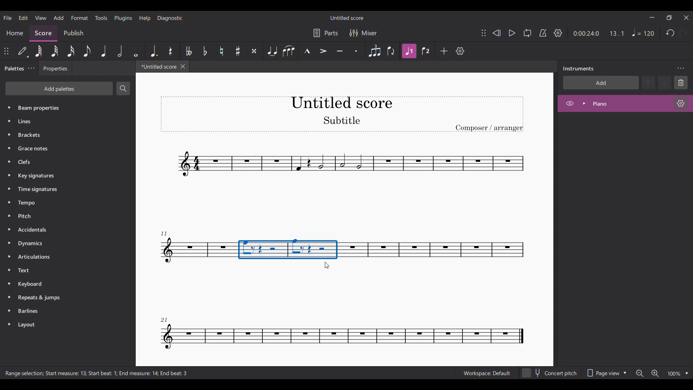 The image size is (693, 390). Describe the element at coordinates (153, 51) in the screenshot. I see `Augmentation dot` at that location.